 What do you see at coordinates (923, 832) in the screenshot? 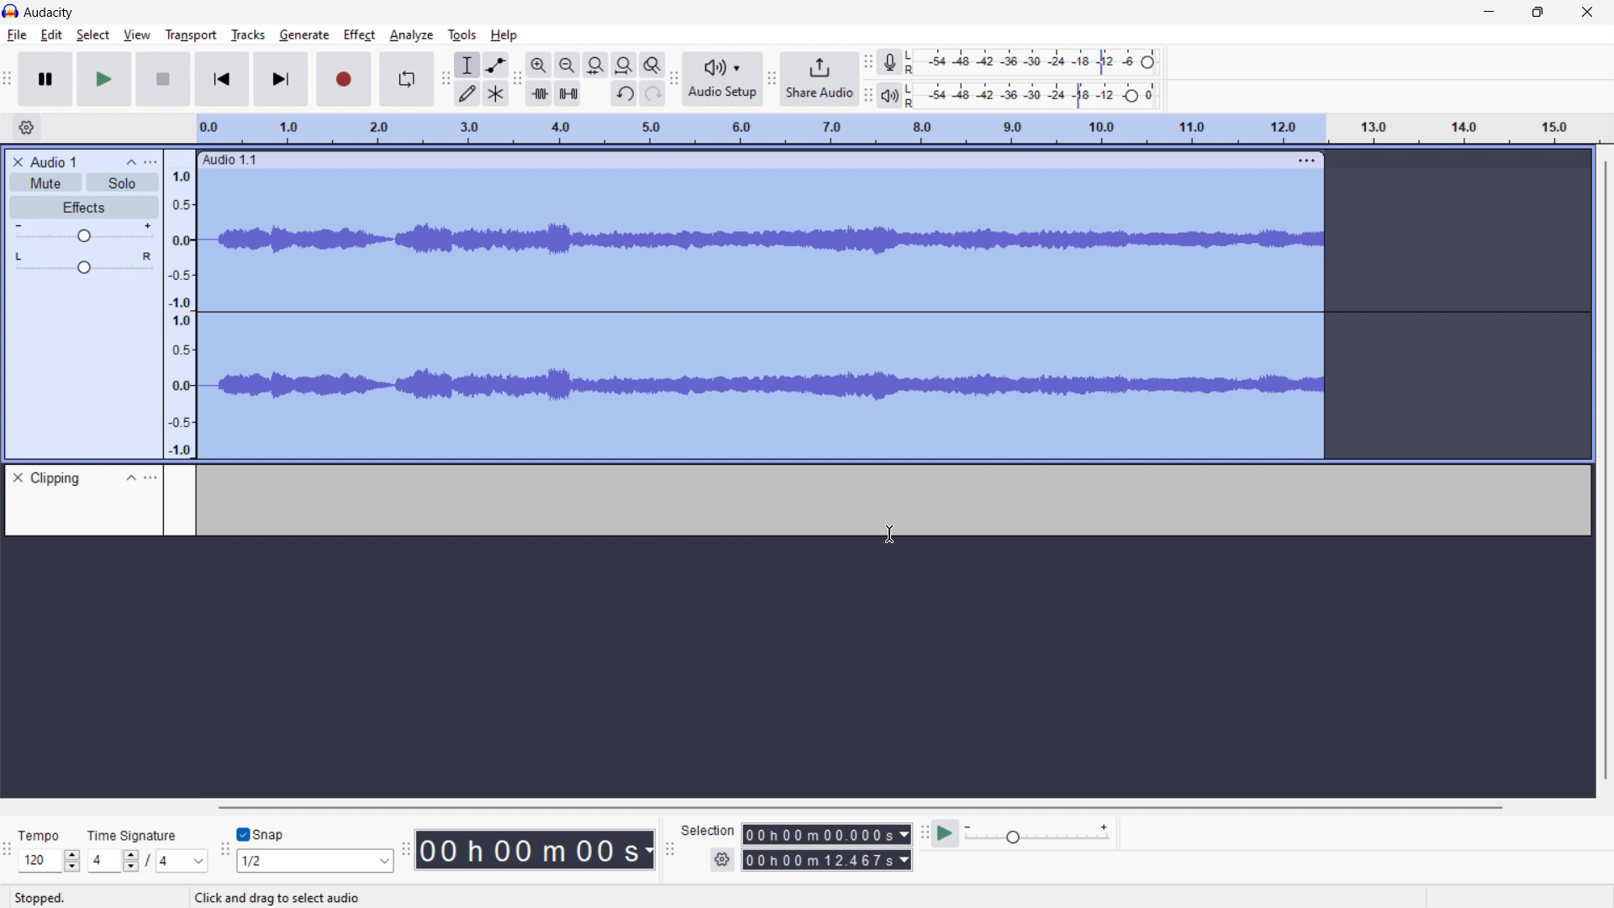
I see `play at speed toolbar` at bounding box center [923, 832].